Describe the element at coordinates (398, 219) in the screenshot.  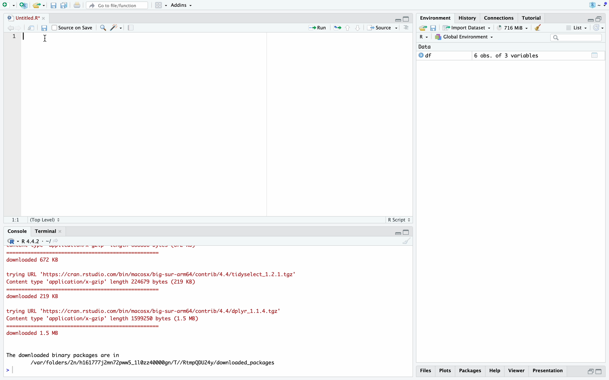
I see `R Script` at that location.